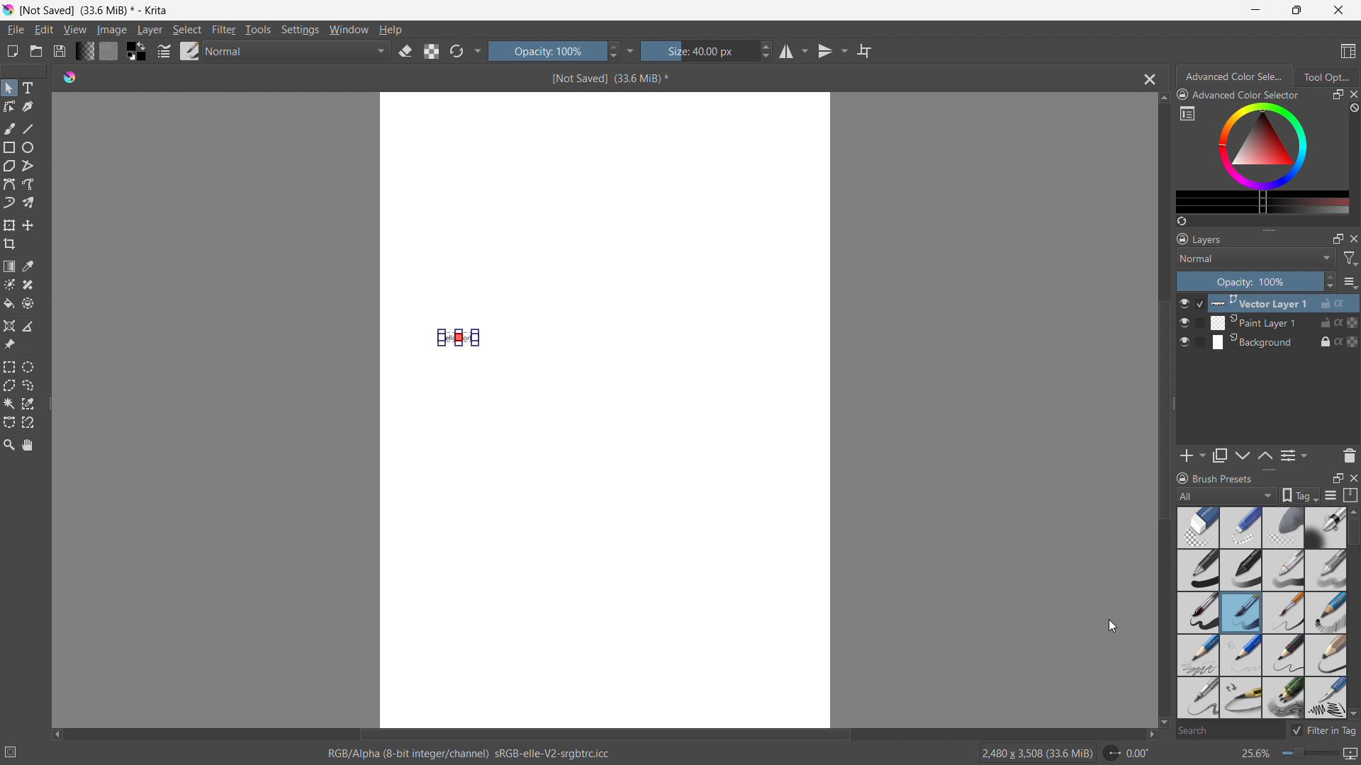 The height and width of the screenshot is (765, 1361). Describe the element at coordinates (1352, 238) in the screenshot. I see `close` at that location.